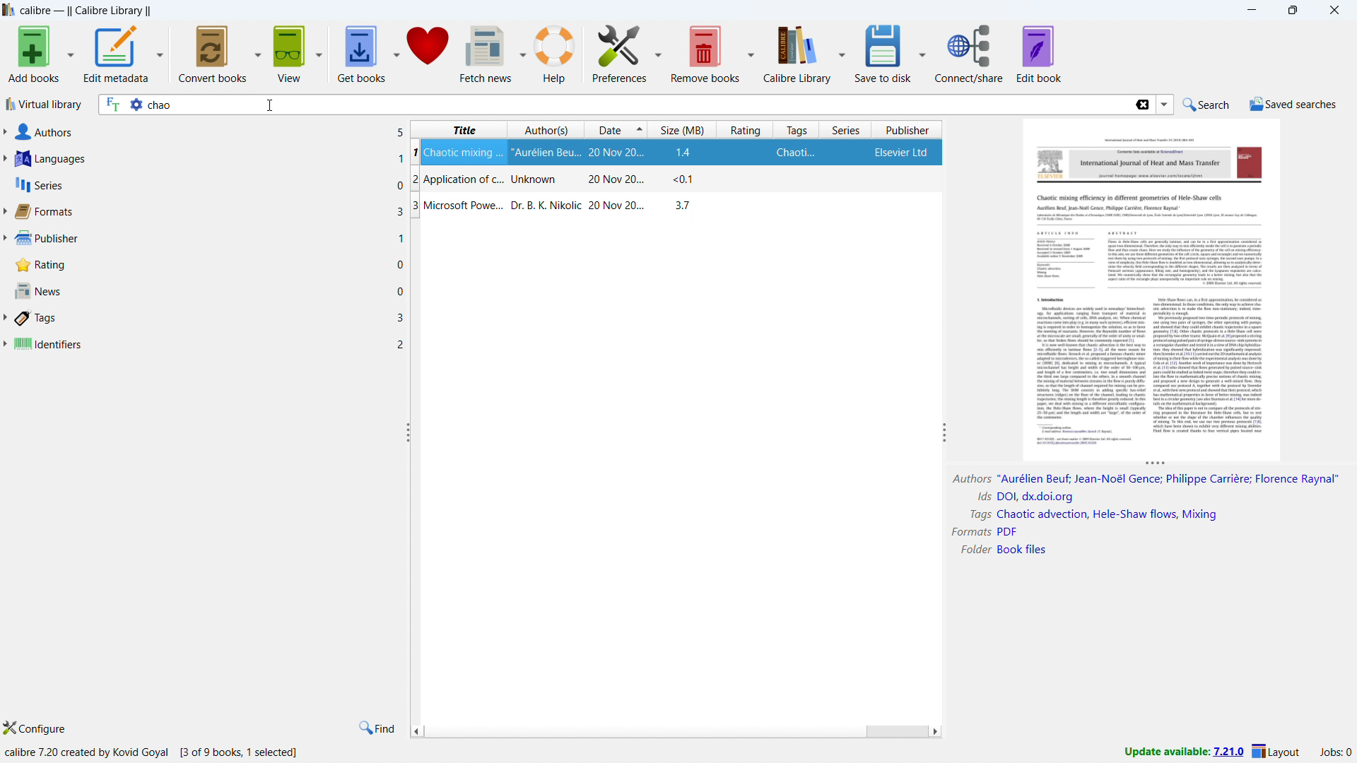  Describe the element at coordinates (209, 237) in the screenshot. I see `publisher` at that location.